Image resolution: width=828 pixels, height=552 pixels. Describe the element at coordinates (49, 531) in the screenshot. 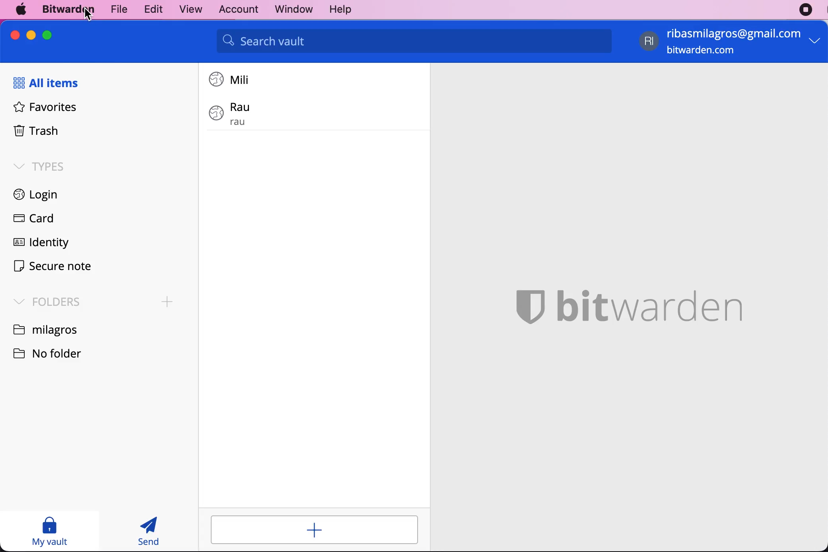

I see `my vault` at that location.